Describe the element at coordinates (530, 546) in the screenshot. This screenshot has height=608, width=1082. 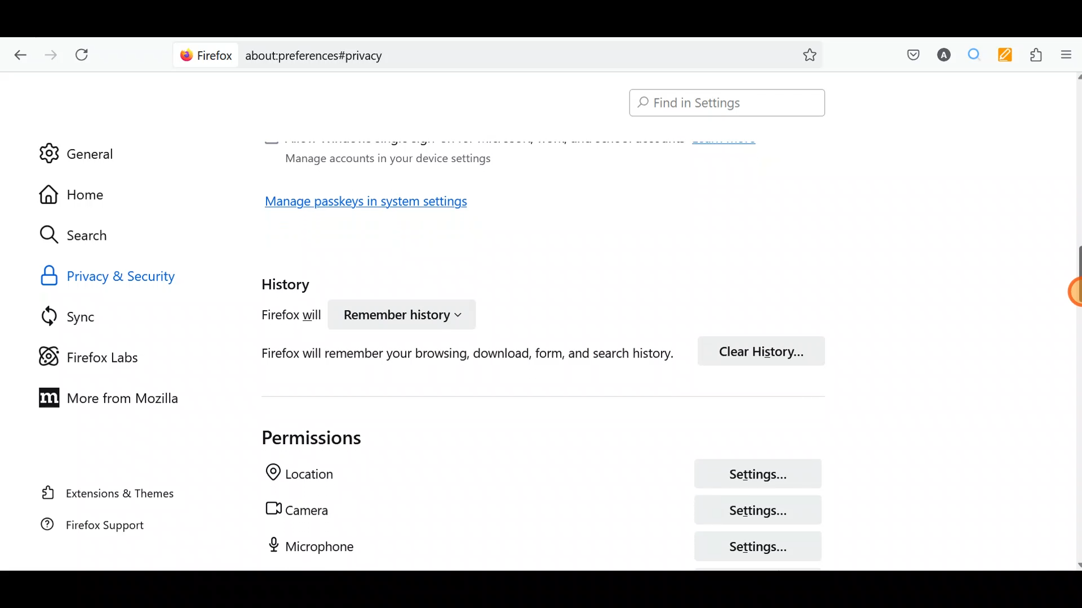
I see `Microphone settings` at that location.